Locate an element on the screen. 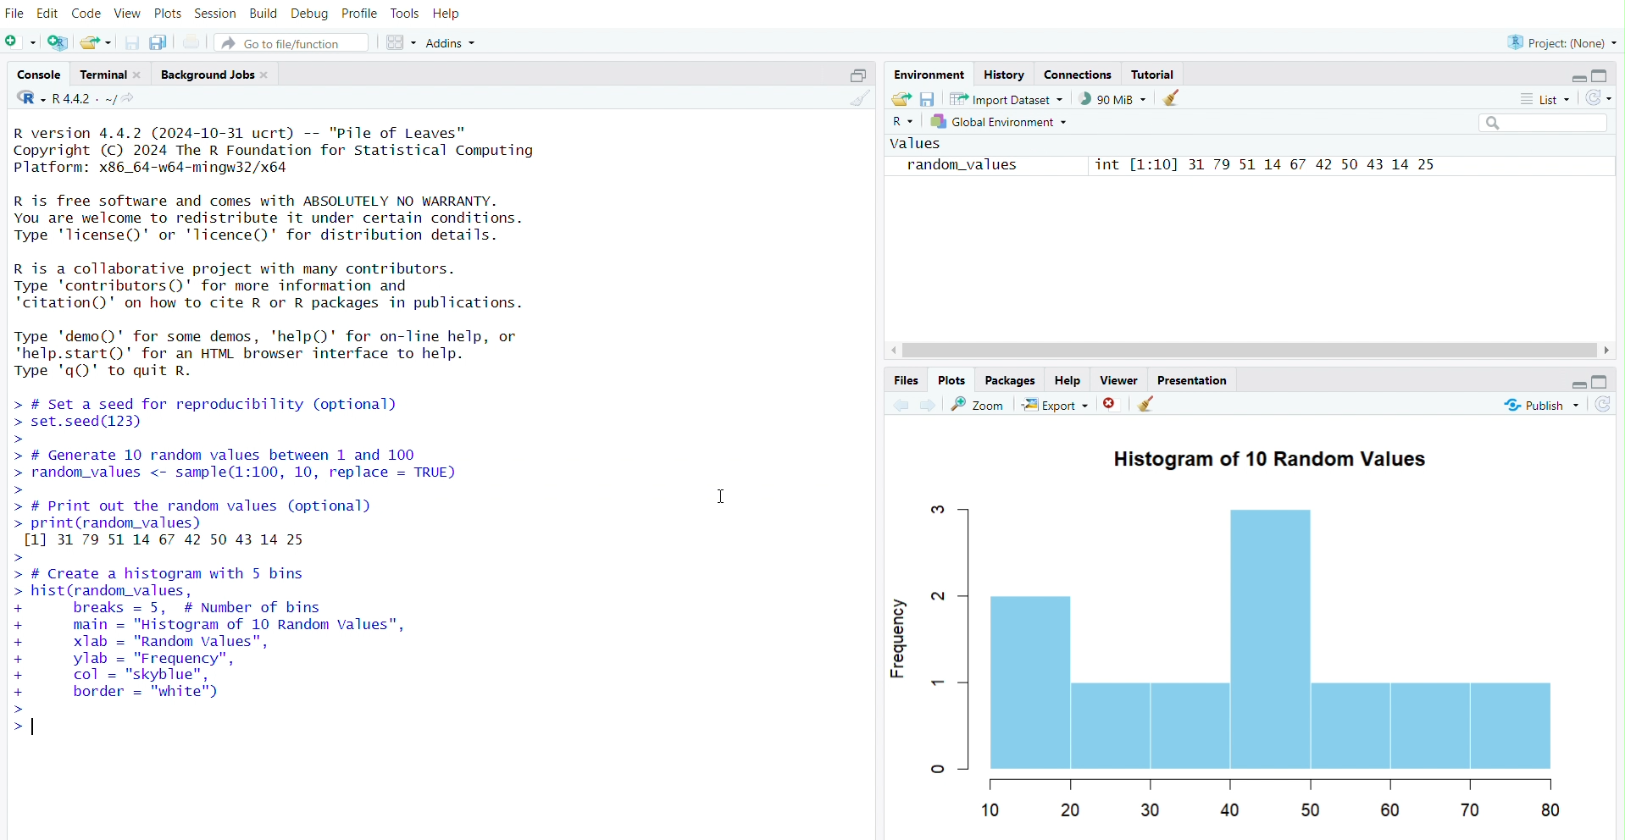  background jobs is located at coordinates (208, 75).